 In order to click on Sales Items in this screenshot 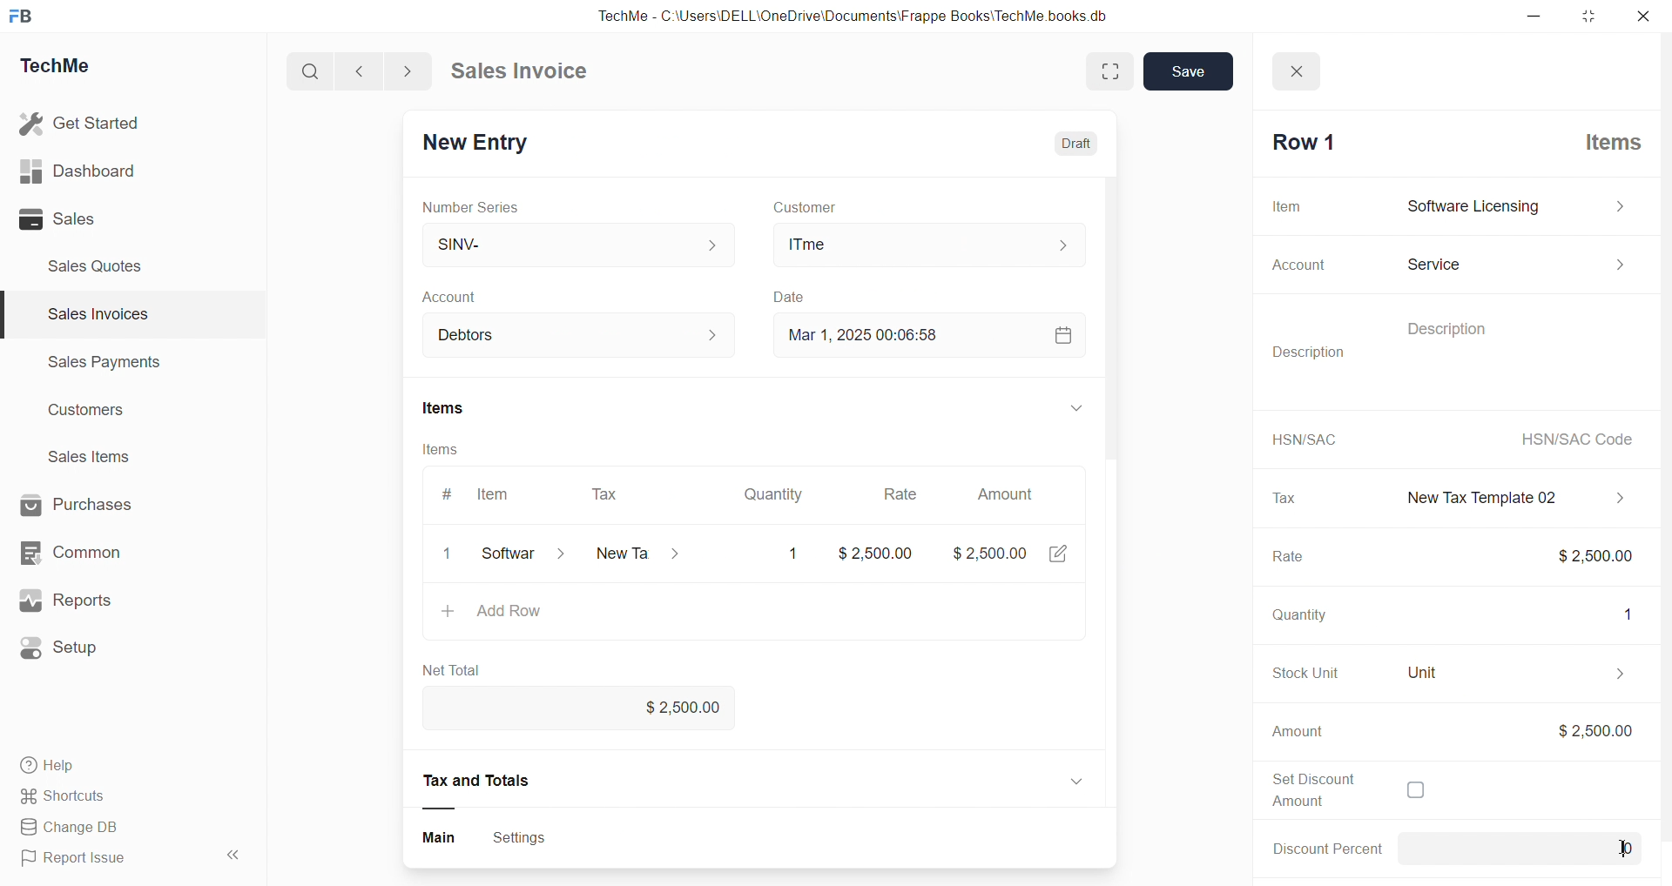, I will do `click(97, 459)`.